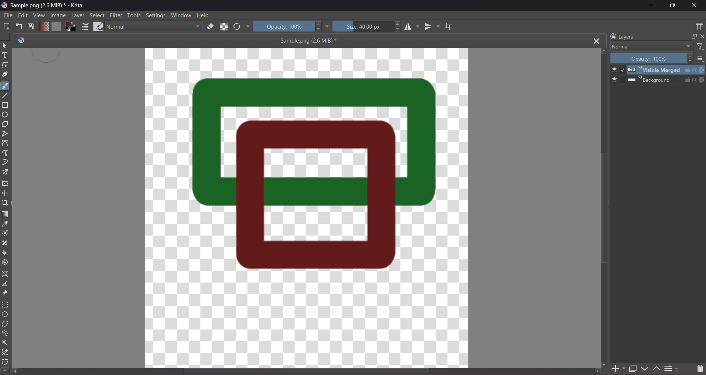 The image size is (706, 375). What do you see at coordinates (7, 26) in the screenshot?
I see `New` at bounding box center [7, 26].